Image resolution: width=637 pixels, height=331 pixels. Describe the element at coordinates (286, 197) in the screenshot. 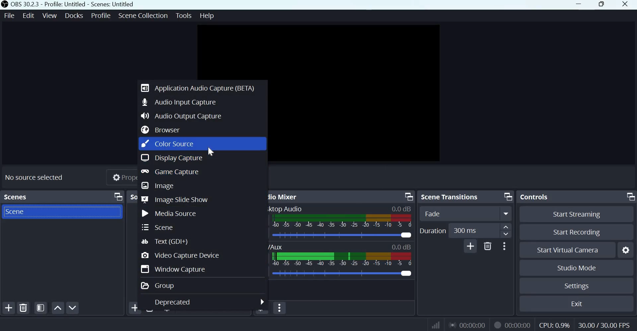

I see `Audio Mixer` at that location.